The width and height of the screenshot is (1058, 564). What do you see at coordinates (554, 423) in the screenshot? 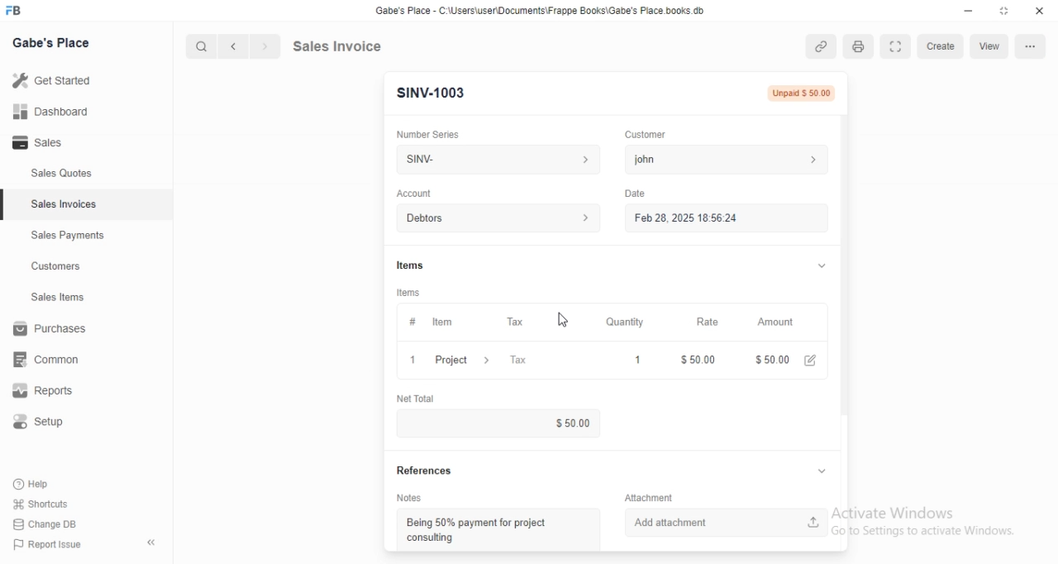
I see `$0.00` at bounding box center [554, 423].